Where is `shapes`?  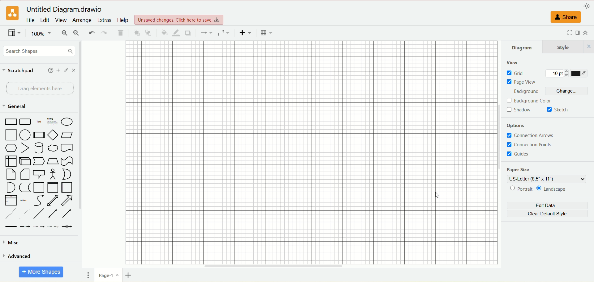 shapes is located at coordinates (39, 173).